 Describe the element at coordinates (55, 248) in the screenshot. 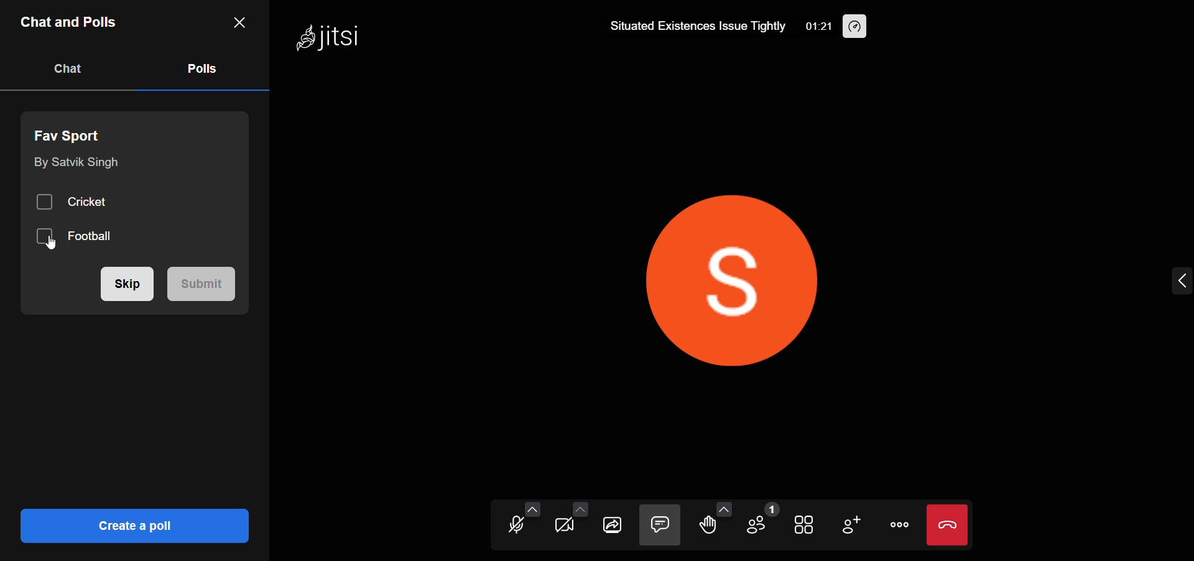

I see `cursor` at that location.